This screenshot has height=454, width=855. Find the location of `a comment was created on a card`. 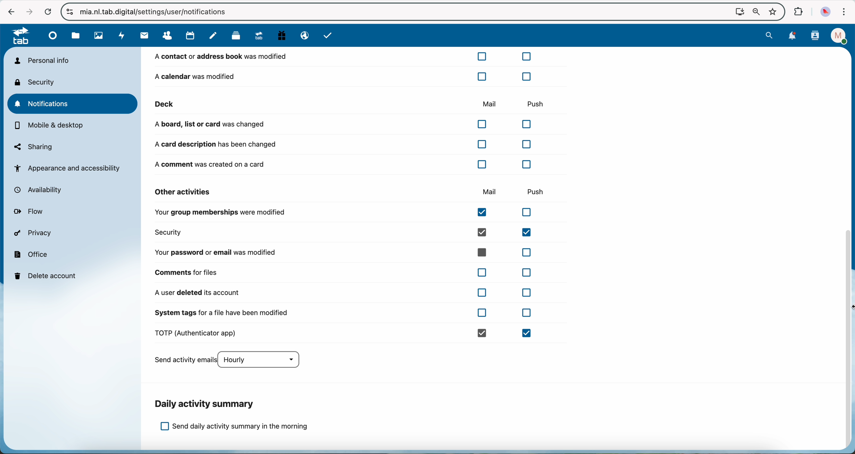

a comment was created on a card is located at coordinates (346, 164).